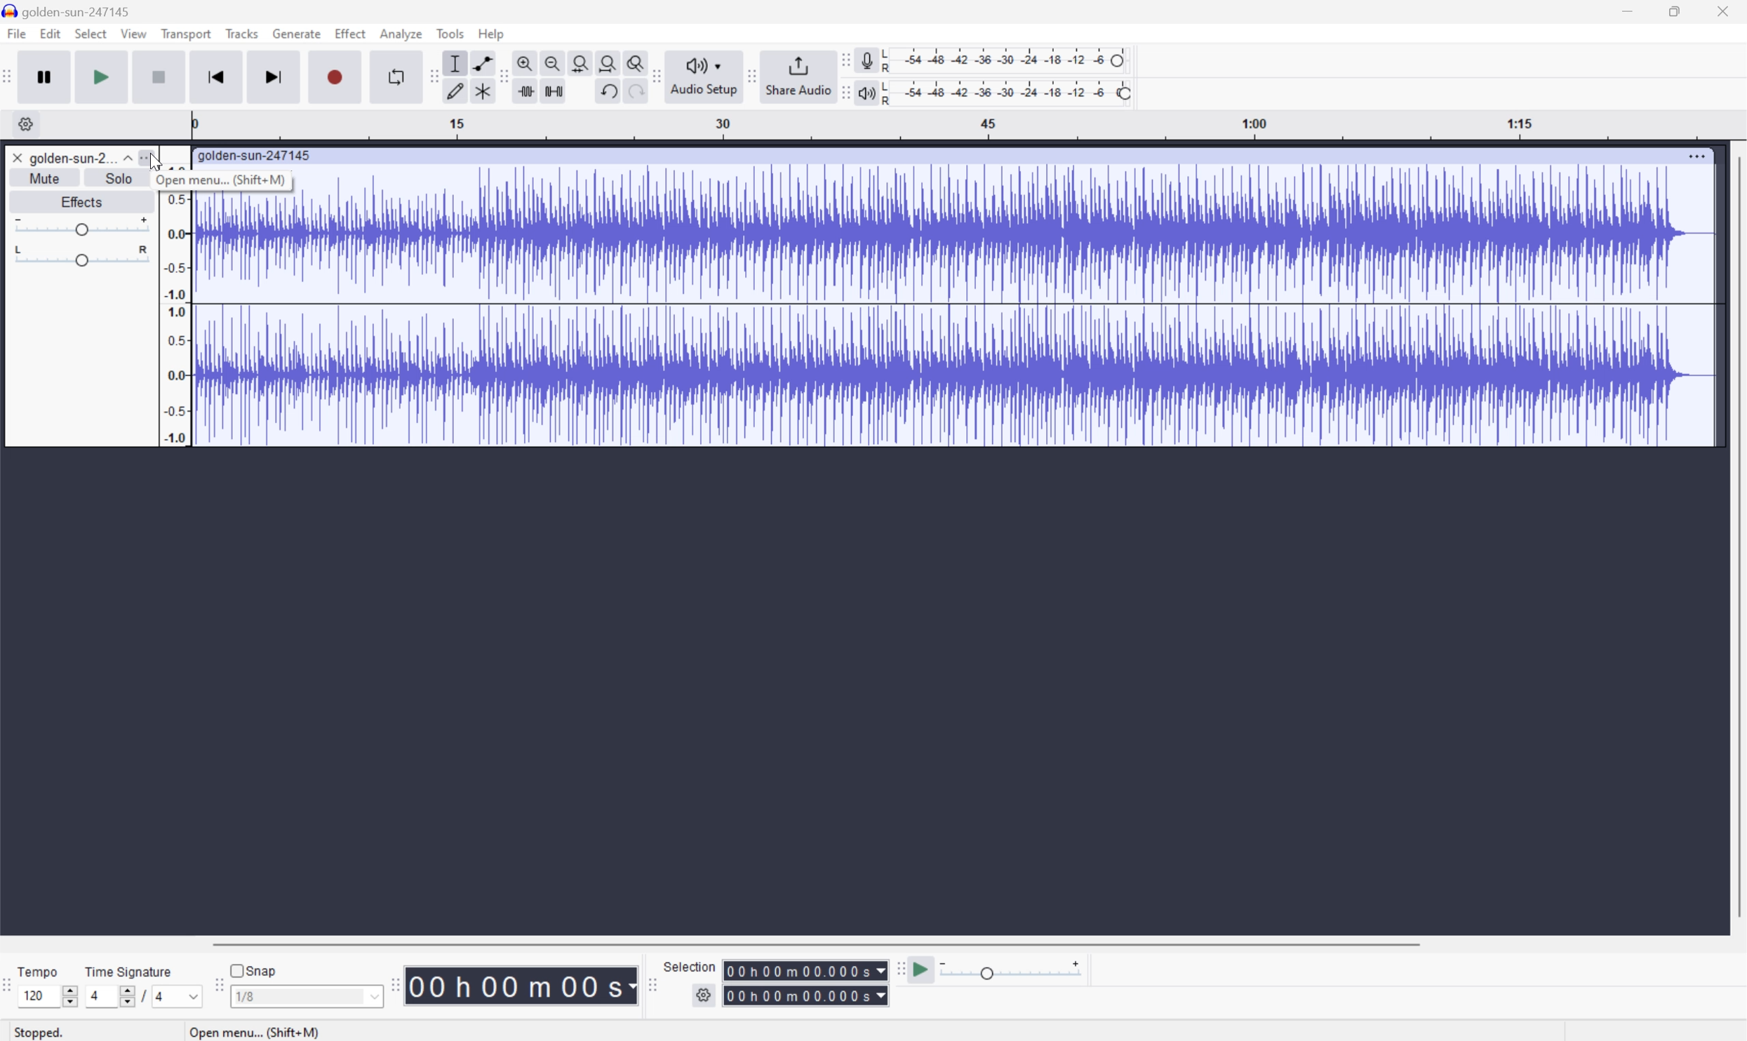  What do you see at coordinates (1736, 536) in the screenshot?
I see `Scroll Bar` at bounding box center [1736, 536].